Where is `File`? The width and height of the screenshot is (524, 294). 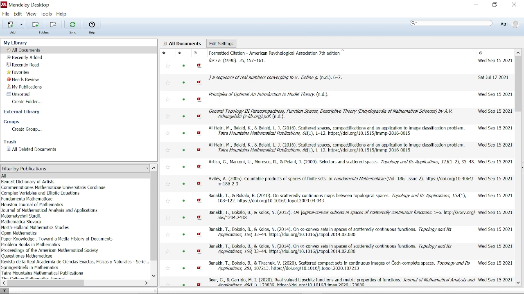
File is located at coordinates (6, 13).